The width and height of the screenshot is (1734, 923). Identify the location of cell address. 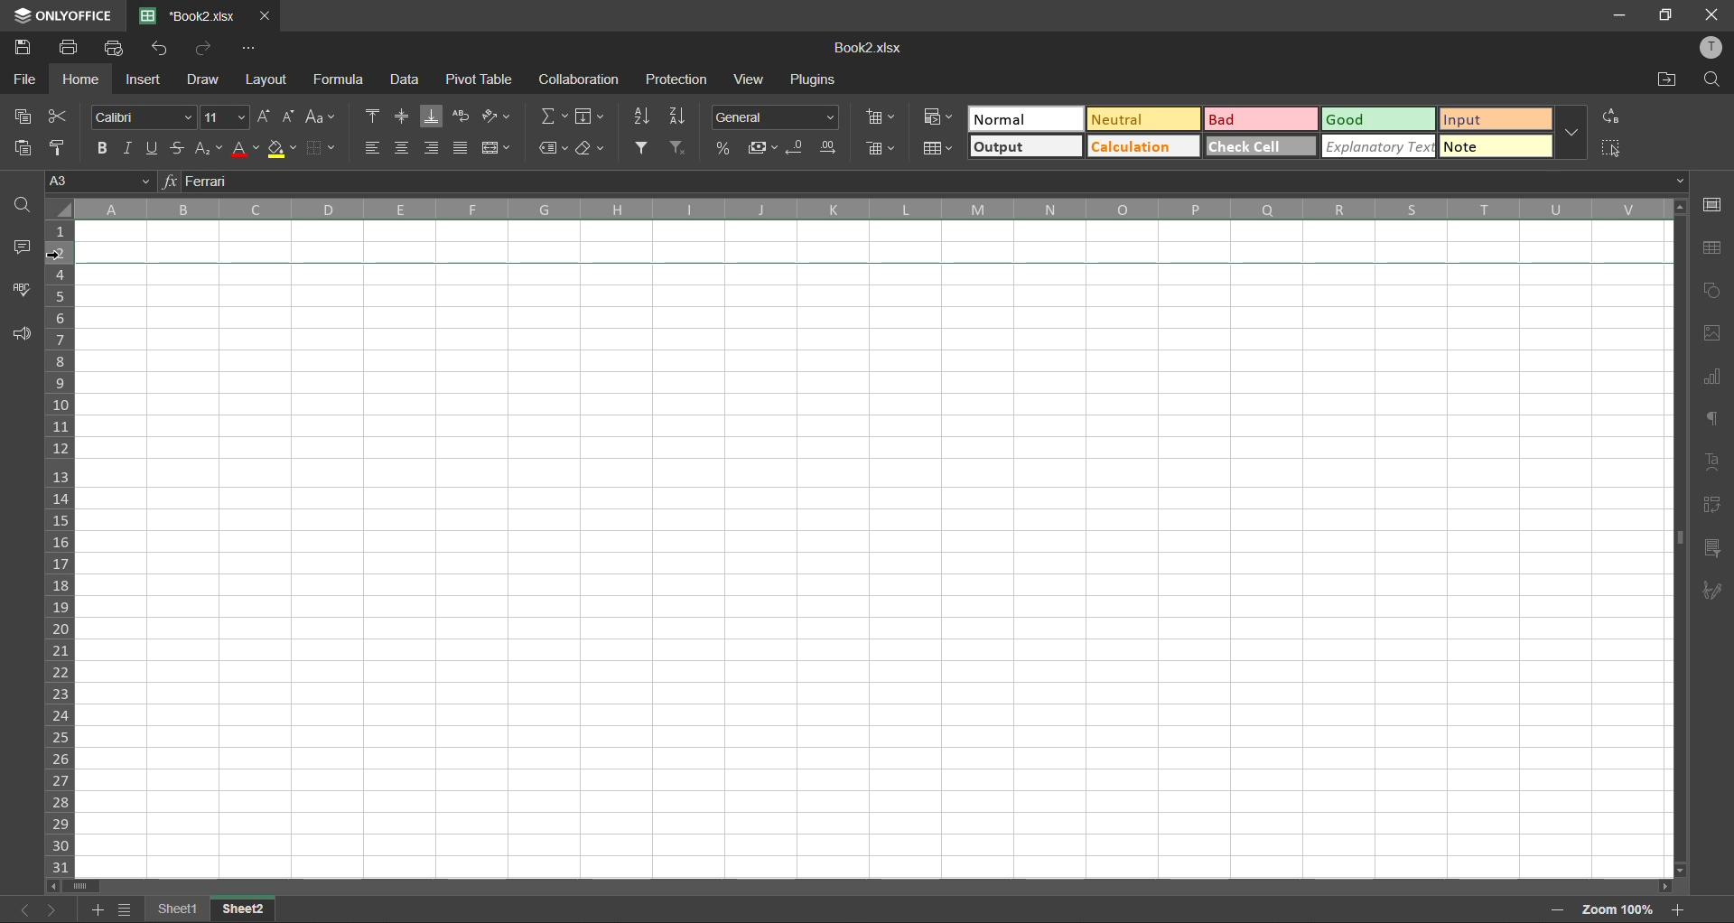
(101, 182).